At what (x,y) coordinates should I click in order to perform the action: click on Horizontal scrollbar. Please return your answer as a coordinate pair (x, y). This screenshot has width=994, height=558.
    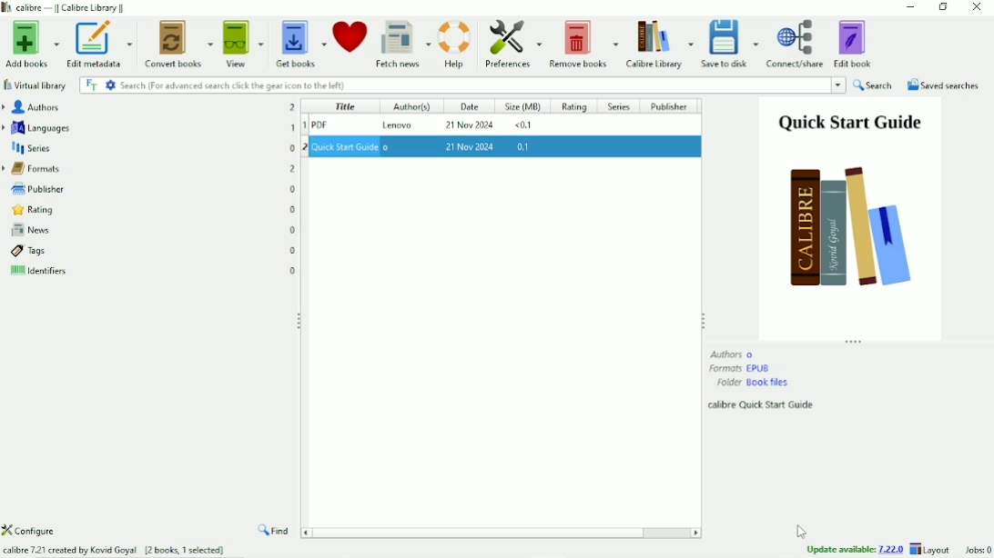
    Looking at the image, I should click on (484, 532).